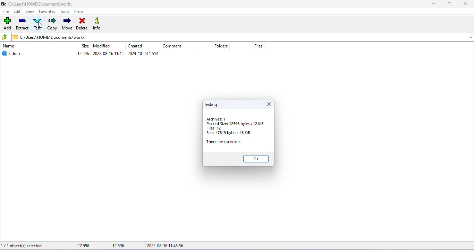 The height and width of the screenshot is (250, 474). What do you see at coordinates (102, 46) in the screenshot?
I see `modified` at bounding box center [102, 46].